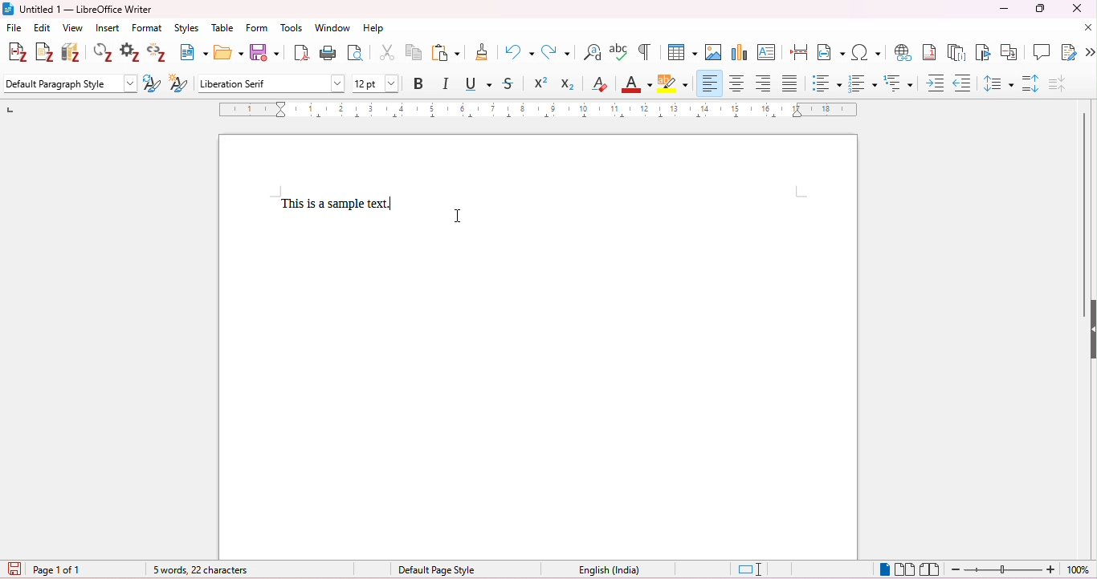  Describe the element at coordinates (542, 110) in the screenshot. I see `ruler` at that location.